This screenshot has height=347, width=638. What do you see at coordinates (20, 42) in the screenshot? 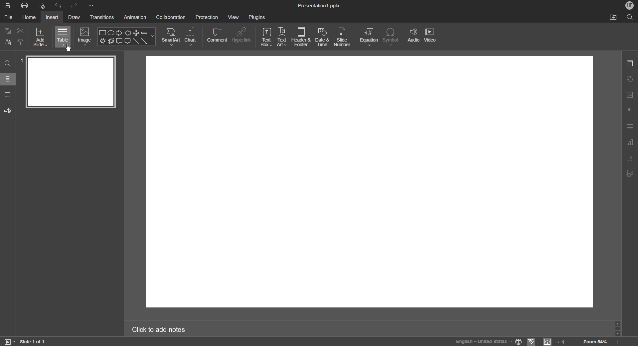
I see `Copy Style` at bounding box center [20, 42].